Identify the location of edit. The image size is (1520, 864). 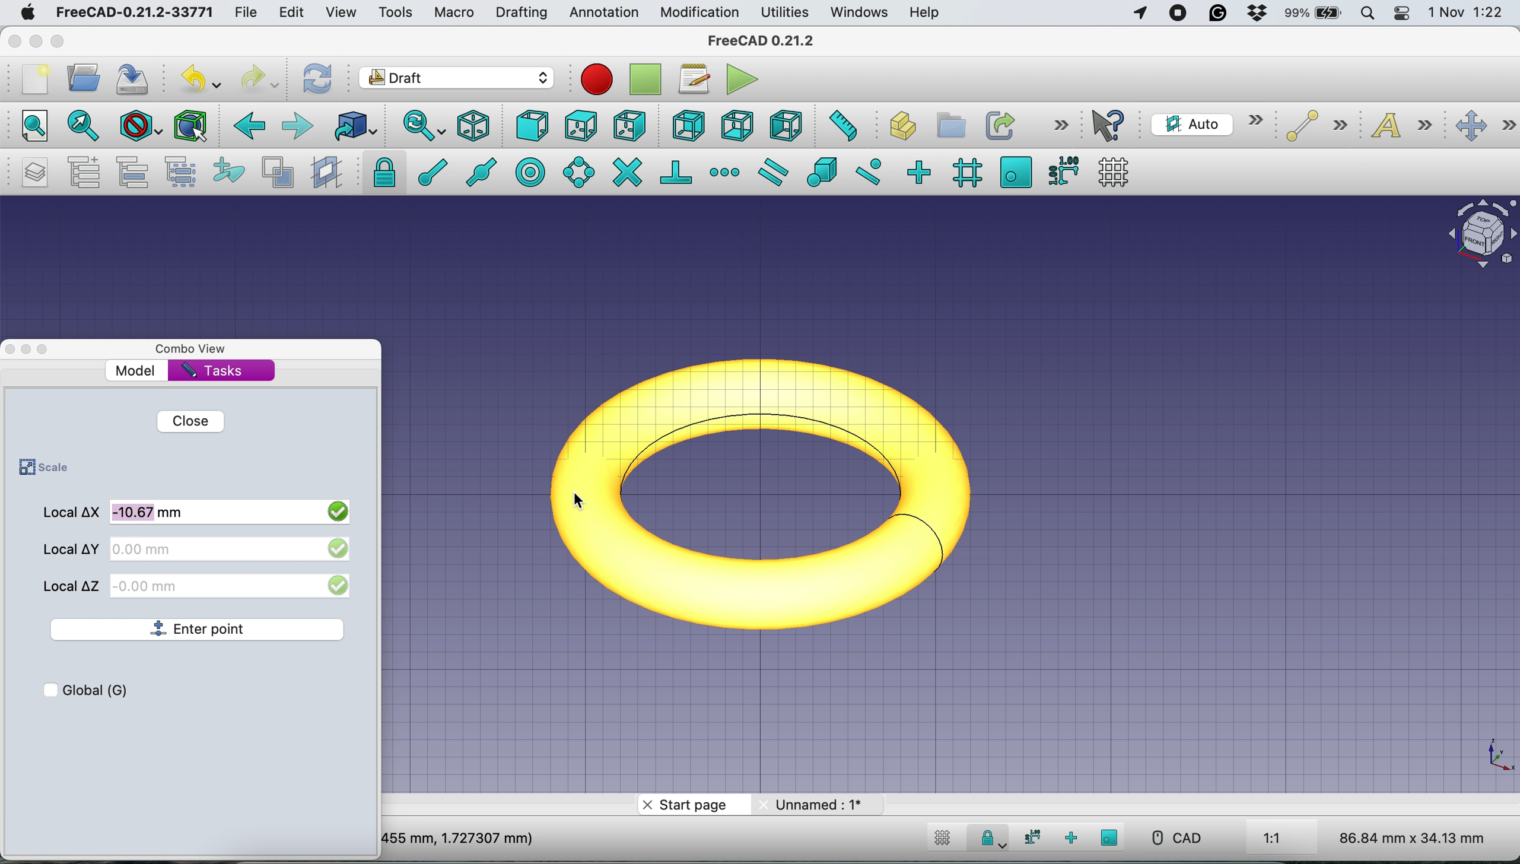
(294, 13).